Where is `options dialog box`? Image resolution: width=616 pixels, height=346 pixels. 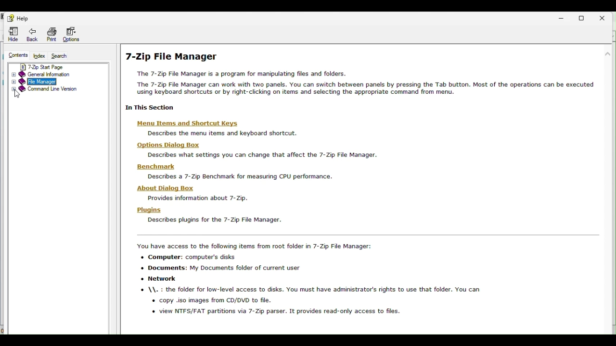 options dialog box is located at coordinates (170, 146).